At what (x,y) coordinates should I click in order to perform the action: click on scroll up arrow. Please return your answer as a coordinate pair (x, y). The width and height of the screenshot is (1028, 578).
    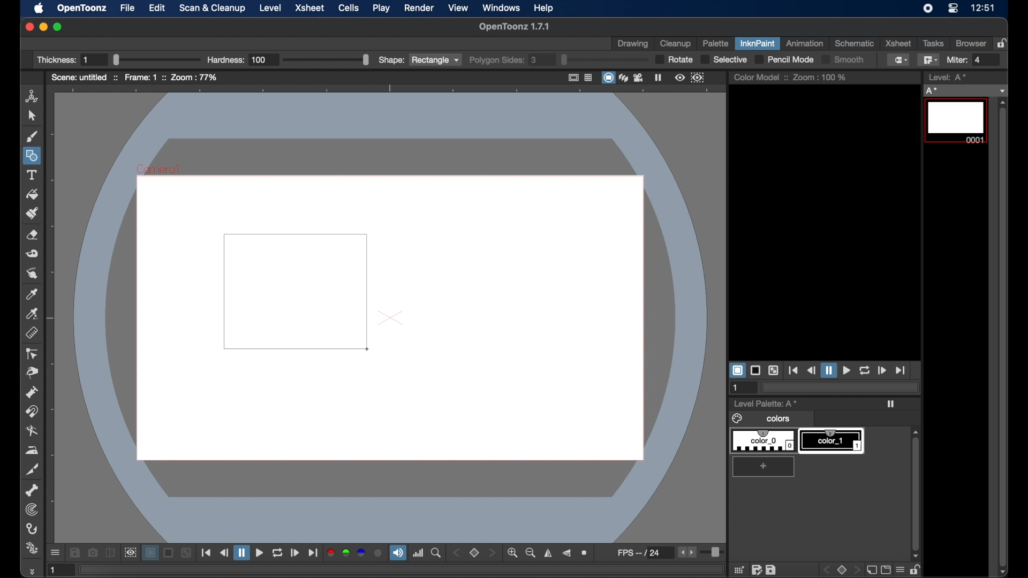
    Looking at the image, I should click on (1003, 102).